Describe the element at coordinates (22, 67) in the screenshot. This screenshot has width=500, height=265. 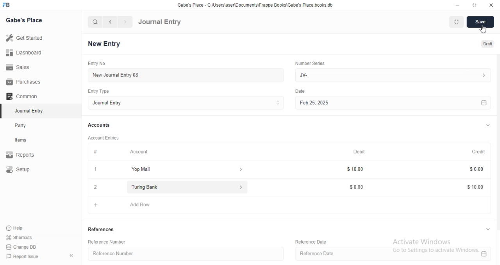
I see `Sales` at that location.